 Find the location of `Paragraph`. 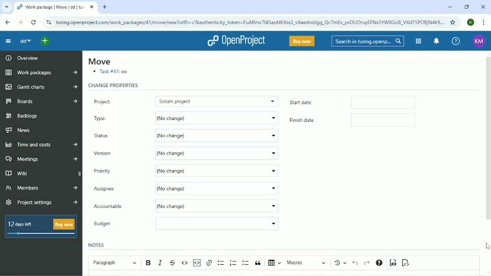

Paragraph is located at coordinates (114, 262).